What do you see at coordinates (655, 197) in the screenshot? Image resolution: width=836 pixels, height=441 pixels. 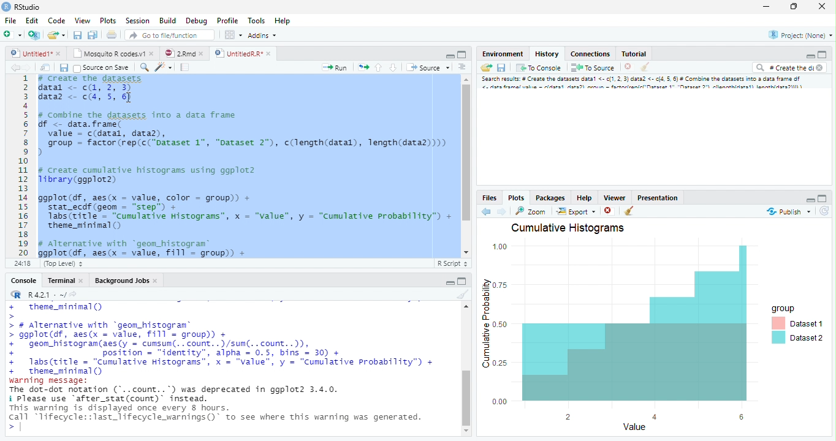 I see `Prsentation` at bounding box center [655, 197].